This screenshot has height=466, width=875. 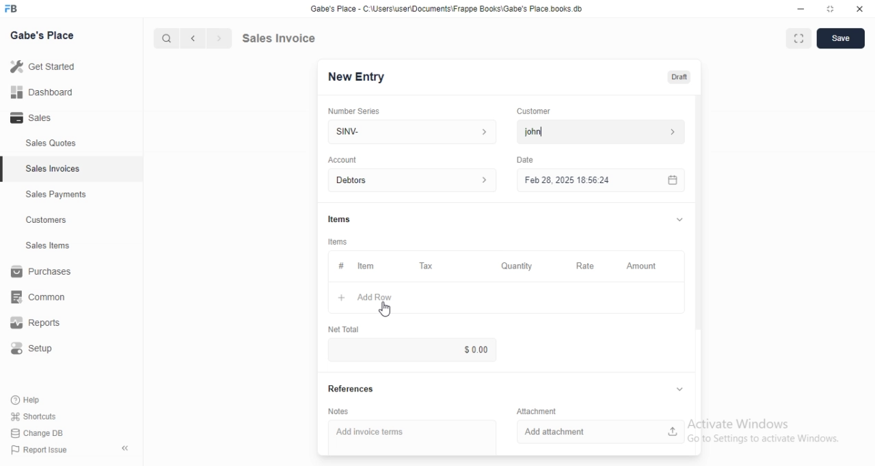 What do you see at coordinates (361, 77) in the screenshot?
I see `New Entry` at bounding box center [361, 77].